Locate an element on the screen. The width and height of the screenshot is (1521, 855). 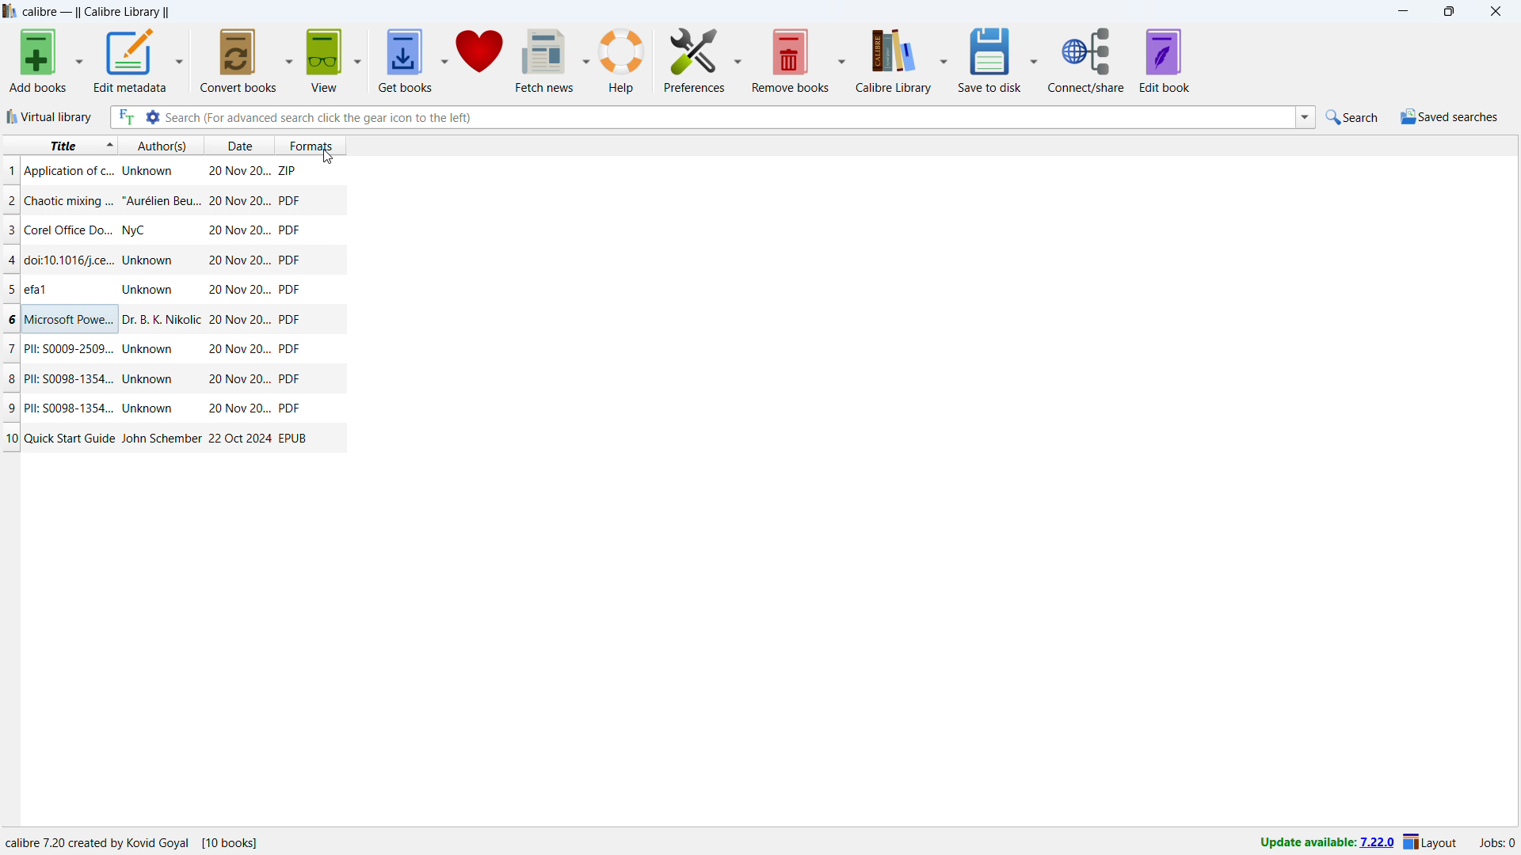
view is located at coordinates (325, 60).